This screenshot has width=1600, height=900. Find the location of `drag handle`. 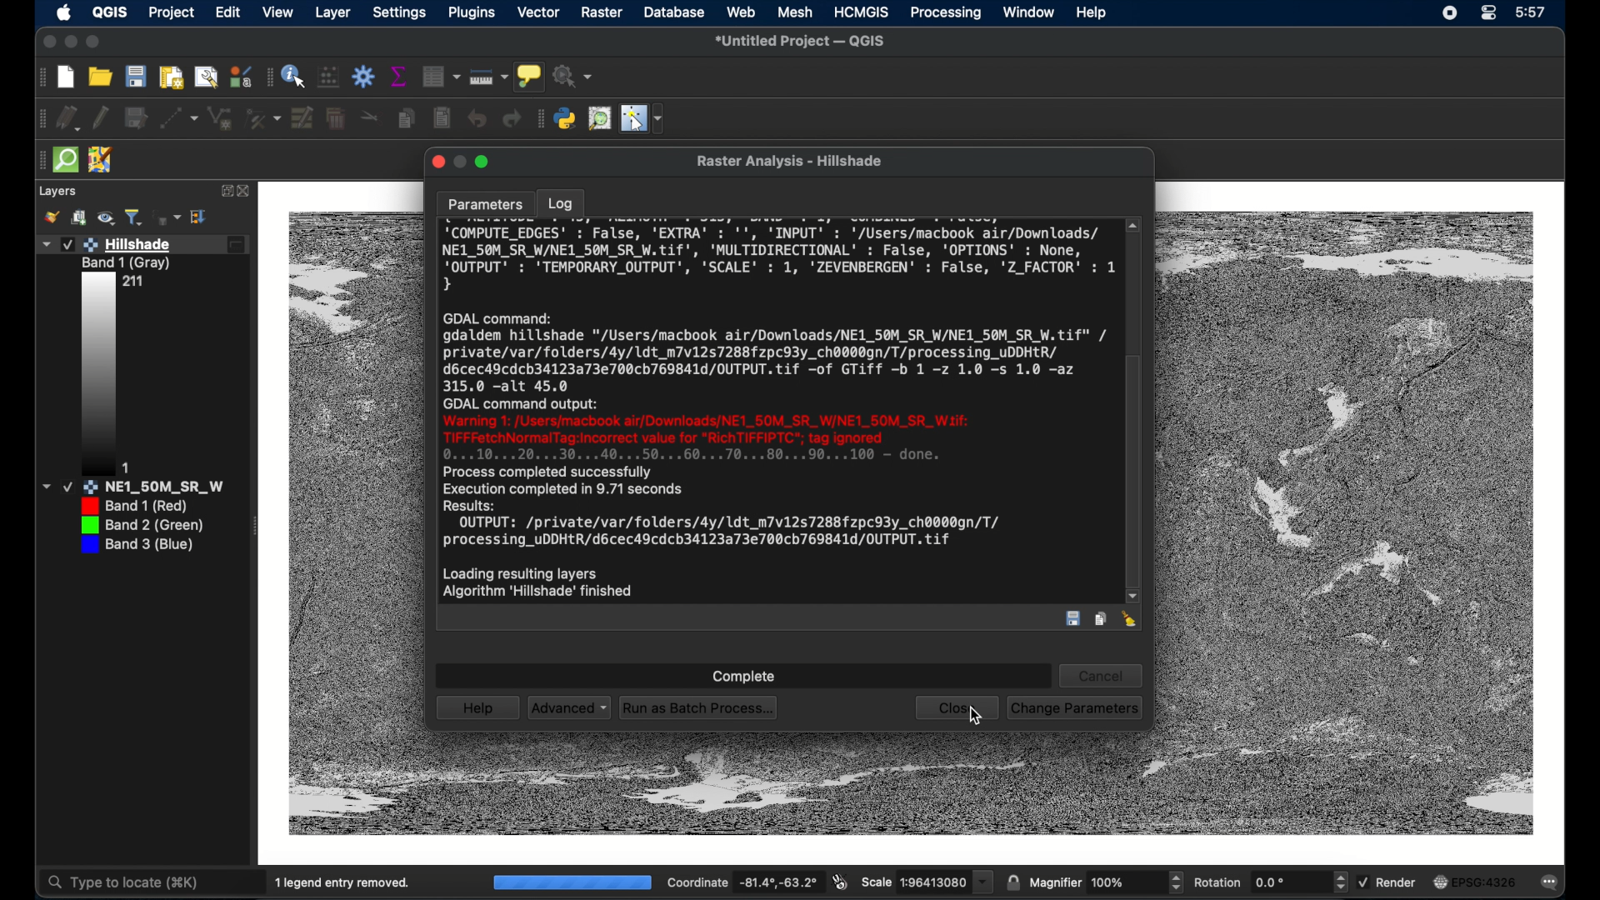

drag handle is located at coordinates (539, 118).